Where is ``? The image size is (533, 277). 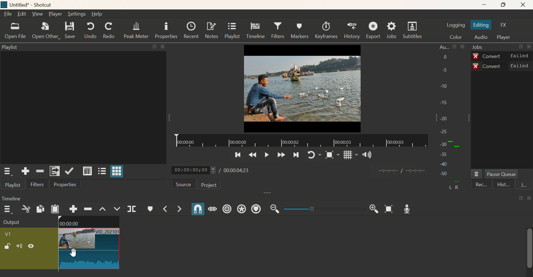  is located at coordinates (98, 14).